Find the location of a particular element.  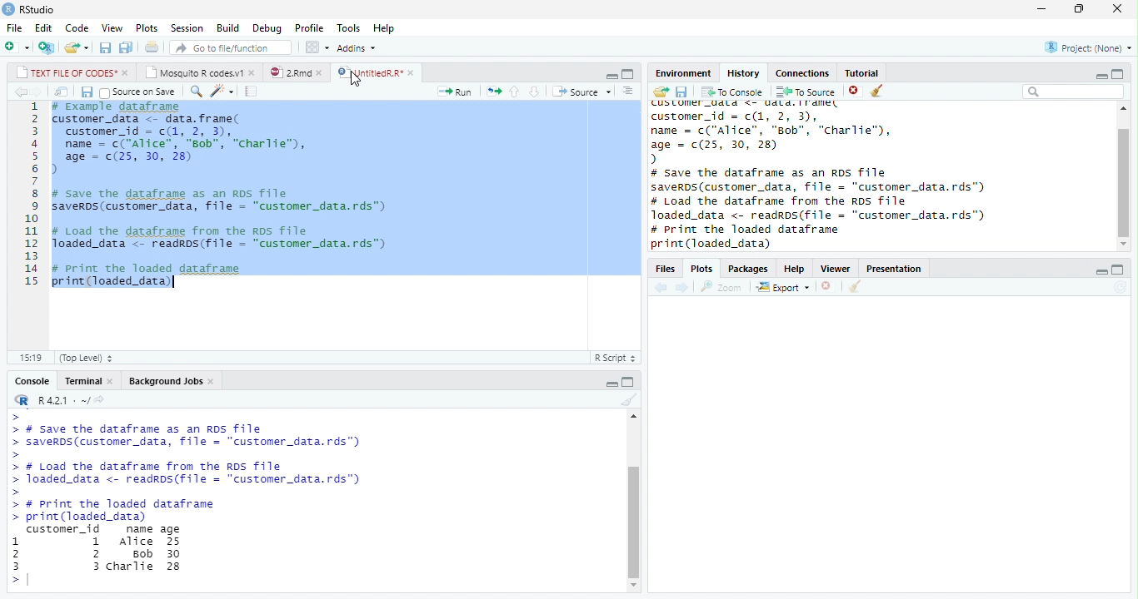

minimize is located at coordinates (611, 384).